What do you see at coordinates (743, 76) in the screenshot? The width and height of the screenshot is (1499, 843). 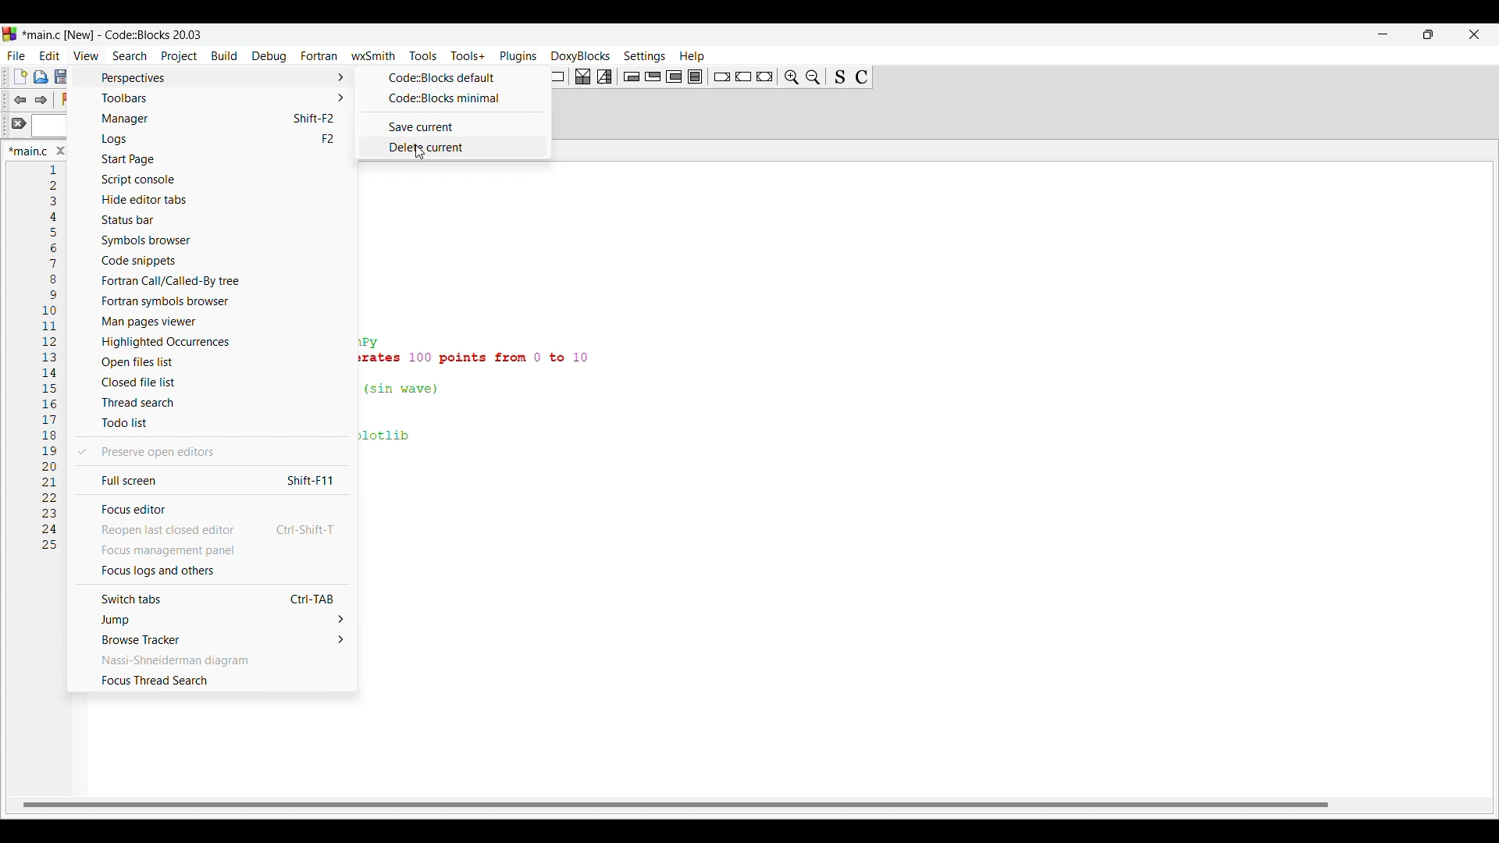 I see `Continue instruction` at bounding box center [743, 76].